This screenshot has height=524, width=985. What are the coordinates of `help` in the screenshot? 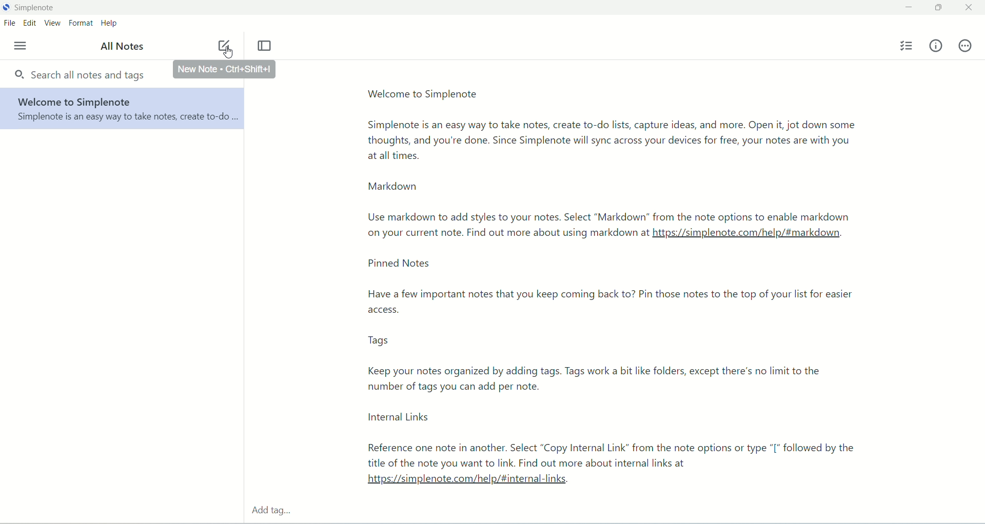 It's located at (111, 24).